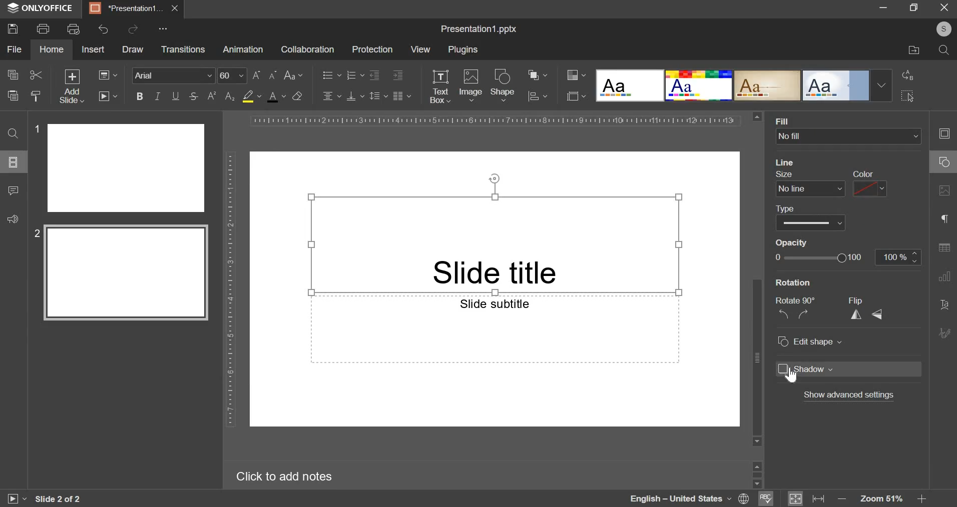 The image size is (957, 507). Describe the element at coordinates (297, 95) in the screenshot. I see `clear style` at that location.